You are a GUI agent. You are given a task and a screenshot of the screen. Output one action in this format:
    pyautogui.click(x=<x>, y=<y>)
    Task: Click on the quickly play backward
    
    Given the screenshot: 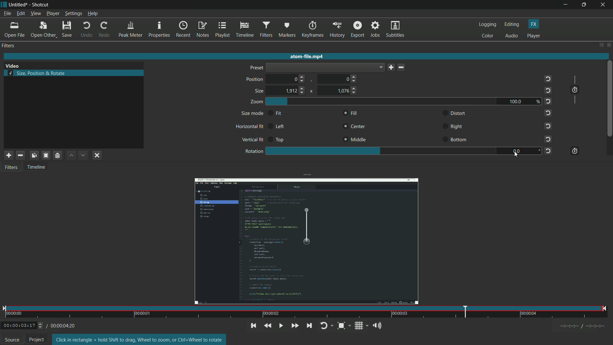 What is the action you would take?
    pyautogui.click(x=269, y=326)
    